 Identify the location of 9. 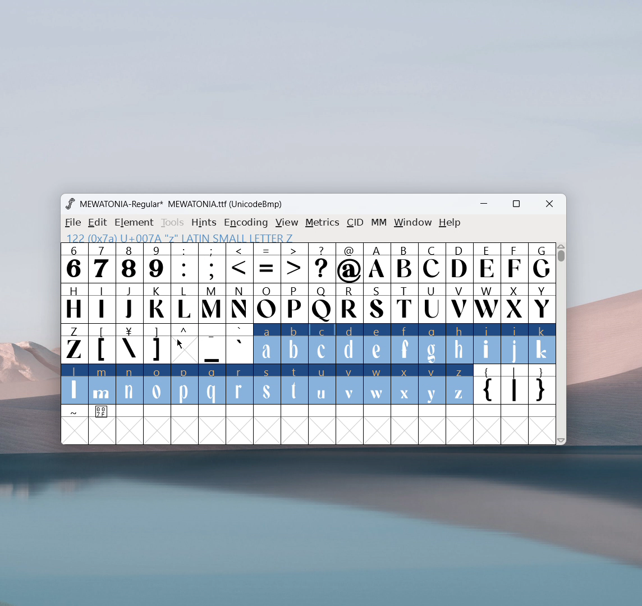
(157, 263).